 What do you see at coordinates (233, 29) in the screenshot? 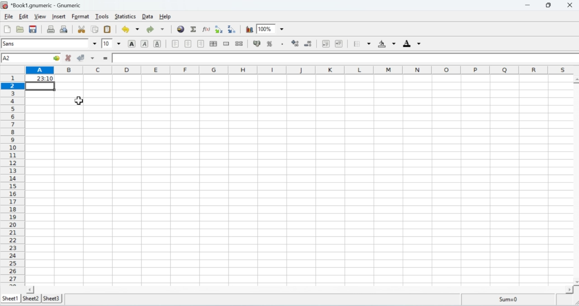
I see `Sort by descending` at bounding box center [233, 29].